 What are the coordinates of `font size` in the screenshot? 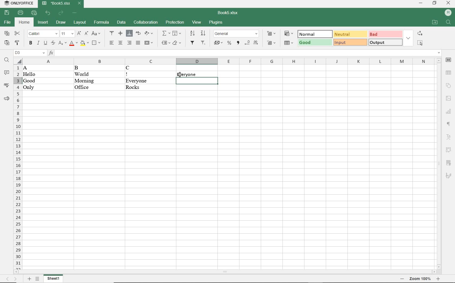 It's located at (67, 34).